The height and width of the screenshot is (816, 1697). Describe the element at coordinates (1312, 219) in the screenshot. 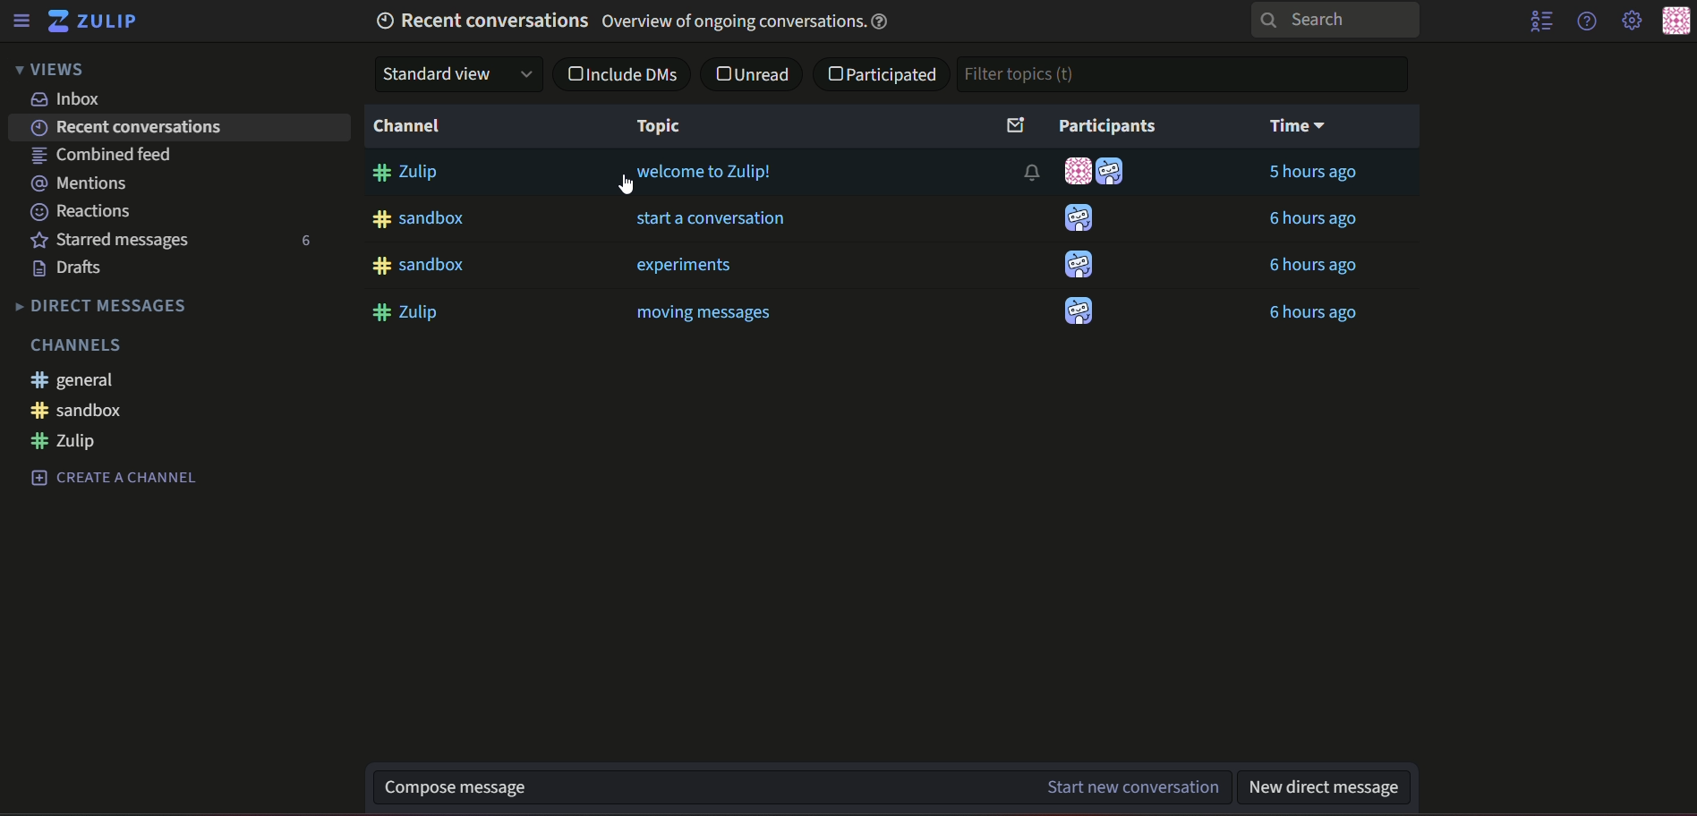

I see `6 hours ago` at that location.